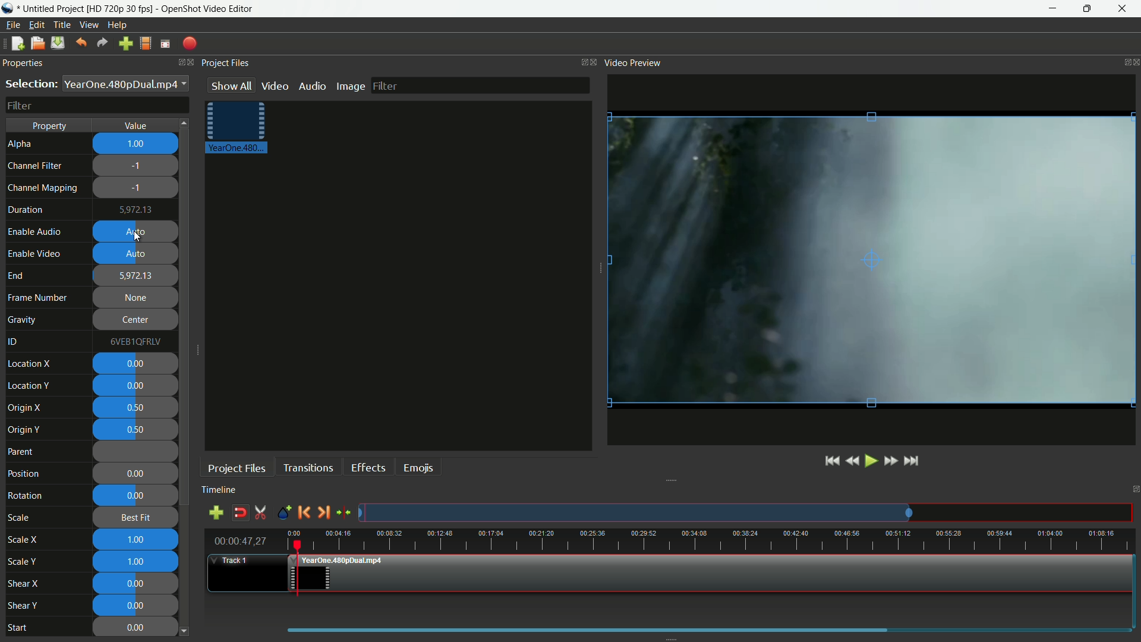  What do you see at coordinates (135, 474) in the screenshot?
I see `0.00` at bounding box center [135, 474].